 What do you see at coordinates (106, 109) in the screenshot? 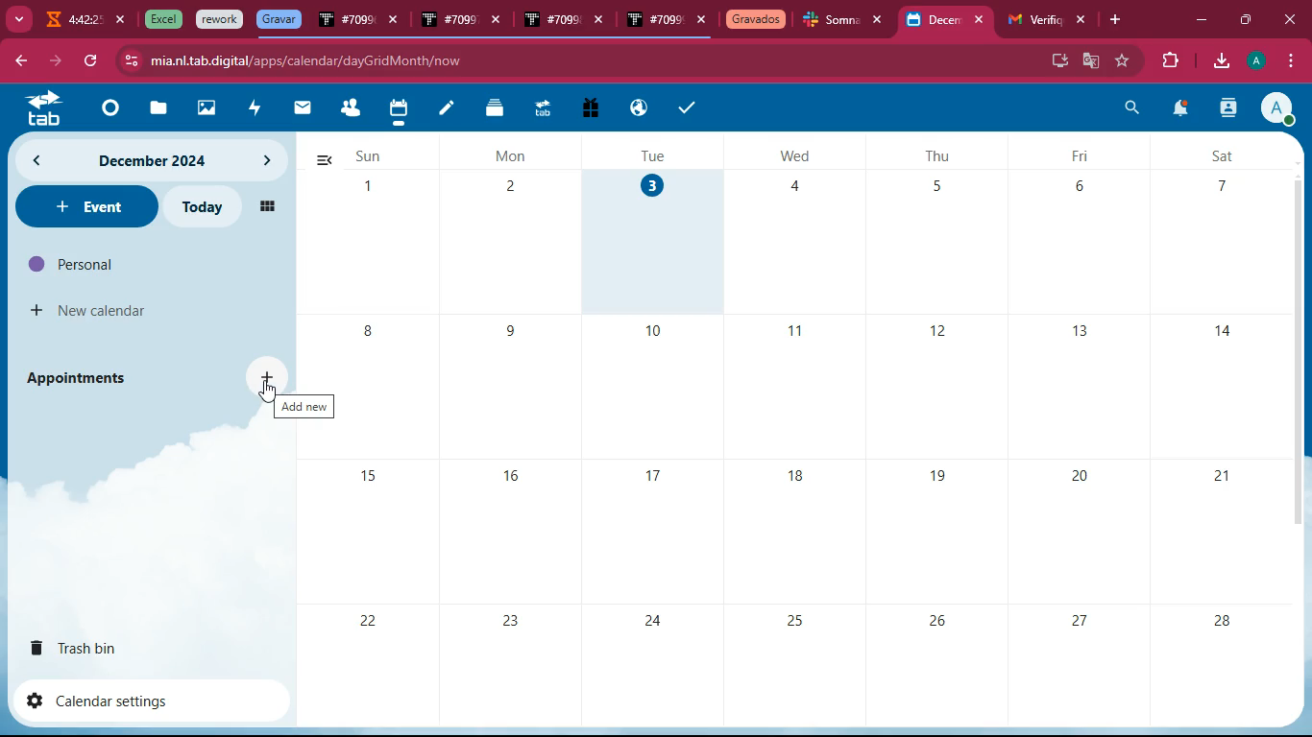
I see `beginning` at bounding box center [106, 109].